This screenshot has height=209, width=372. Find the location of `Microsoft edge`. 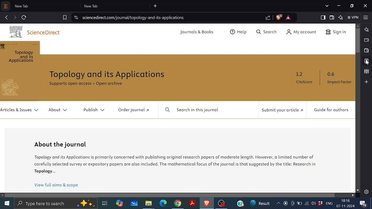

Microsoft edge is located at coordinates (163, 203).